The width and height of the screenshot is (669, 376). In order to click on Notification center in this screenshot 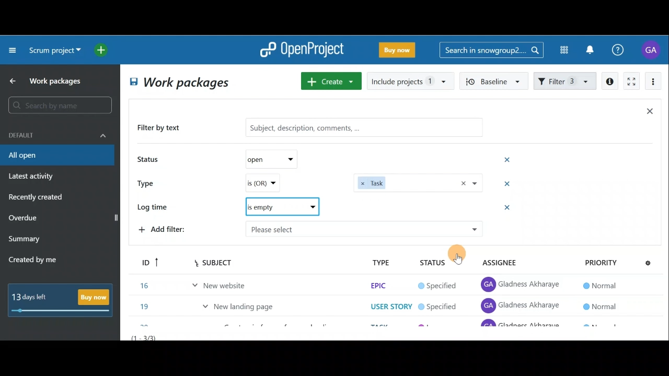, I will do `click(591, 49)`.